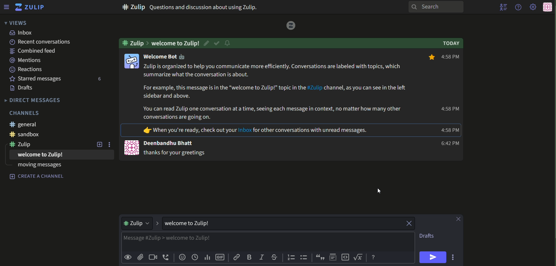 This screenshot has width=556, height=266. I want to click on text, so click(276, 92).